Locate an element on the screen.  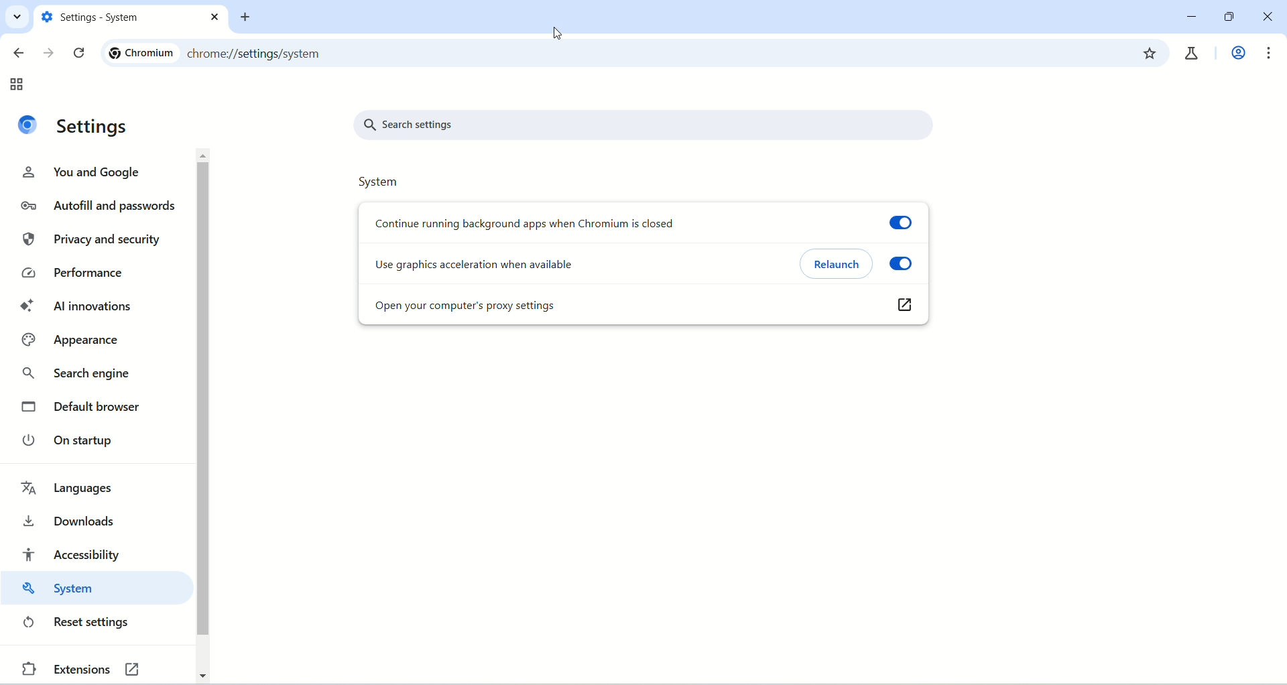
new tab is located at coordinates (249, 17).